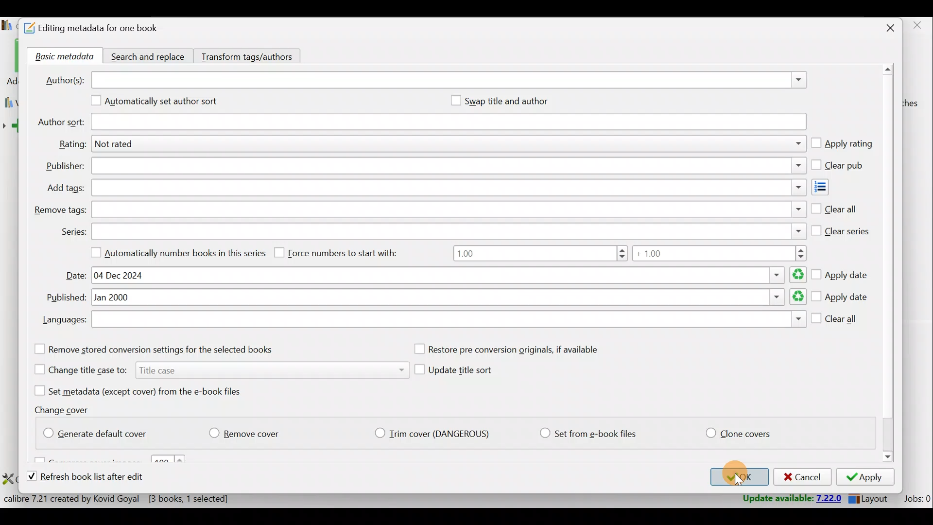 Image resolution: width=933 pixels, height=525 pixels. Describe the element at coordinates (587, 434) in the screenshot. I see `Set from e-book files` at that location.